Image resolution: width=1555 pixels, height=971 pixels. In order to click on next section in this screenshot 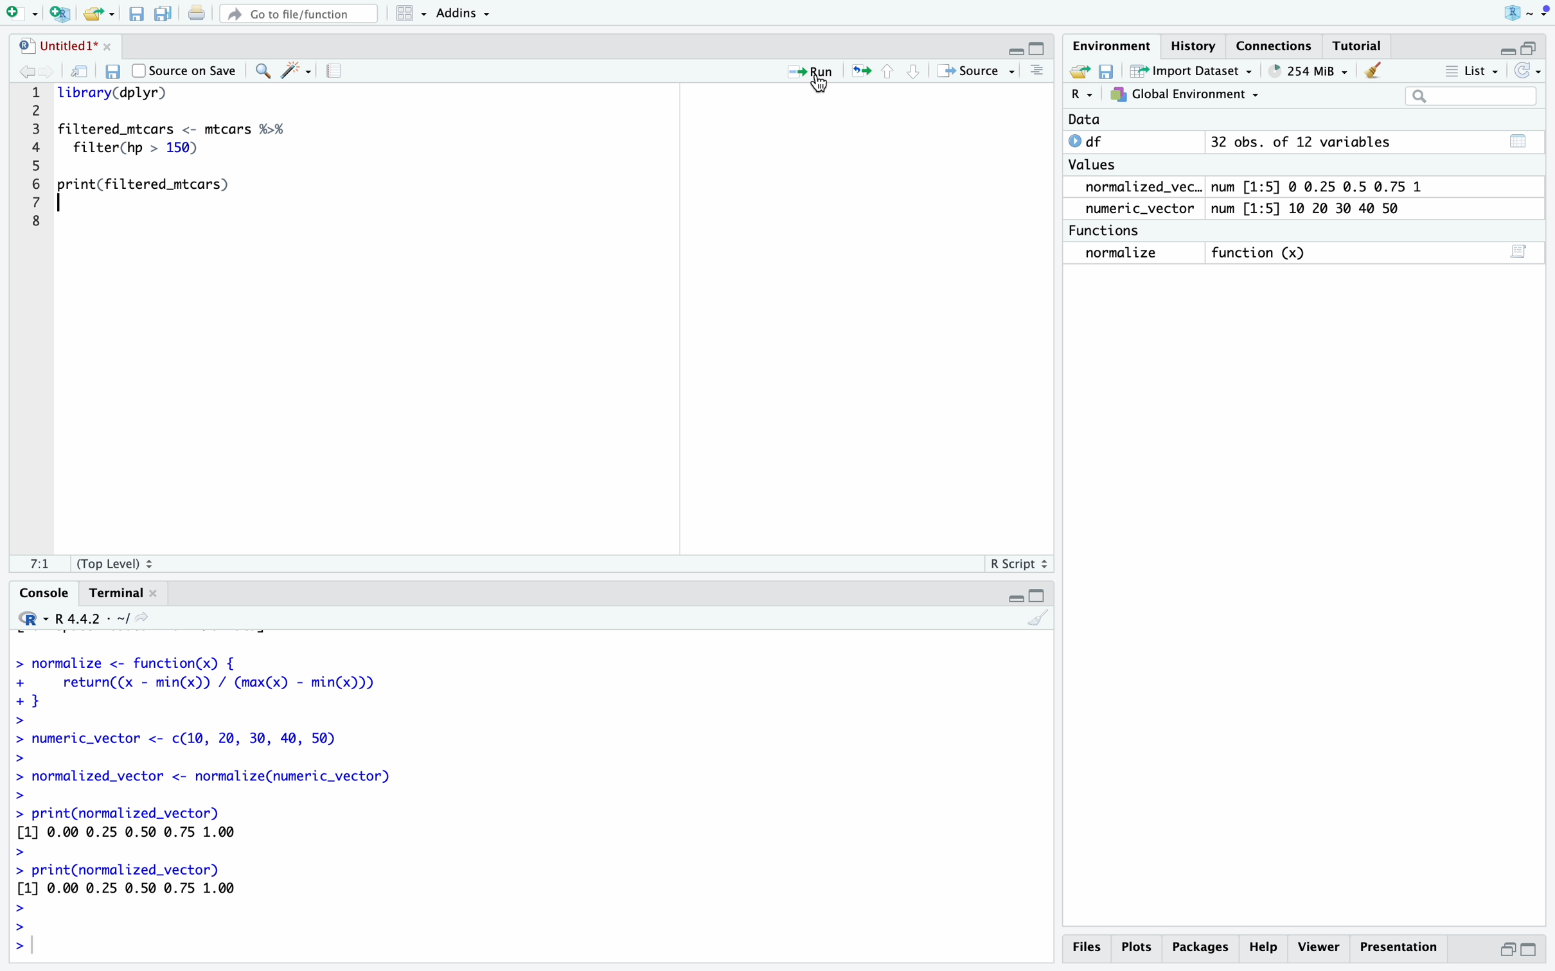, I will do `click(916, 73)`.